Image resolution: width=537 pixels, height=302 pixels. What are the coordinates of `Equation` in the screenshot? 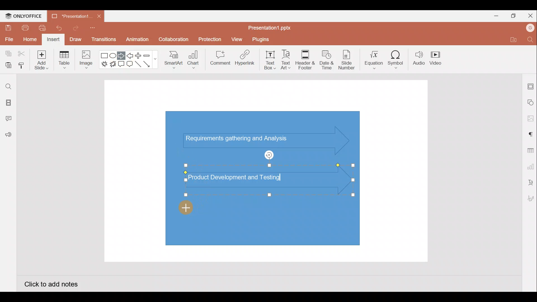 It's located at (375, 58).